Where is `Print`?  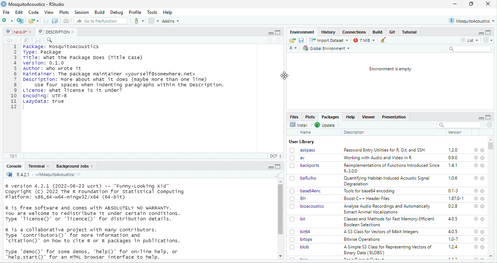 Print is located at coordinates (67, 20).